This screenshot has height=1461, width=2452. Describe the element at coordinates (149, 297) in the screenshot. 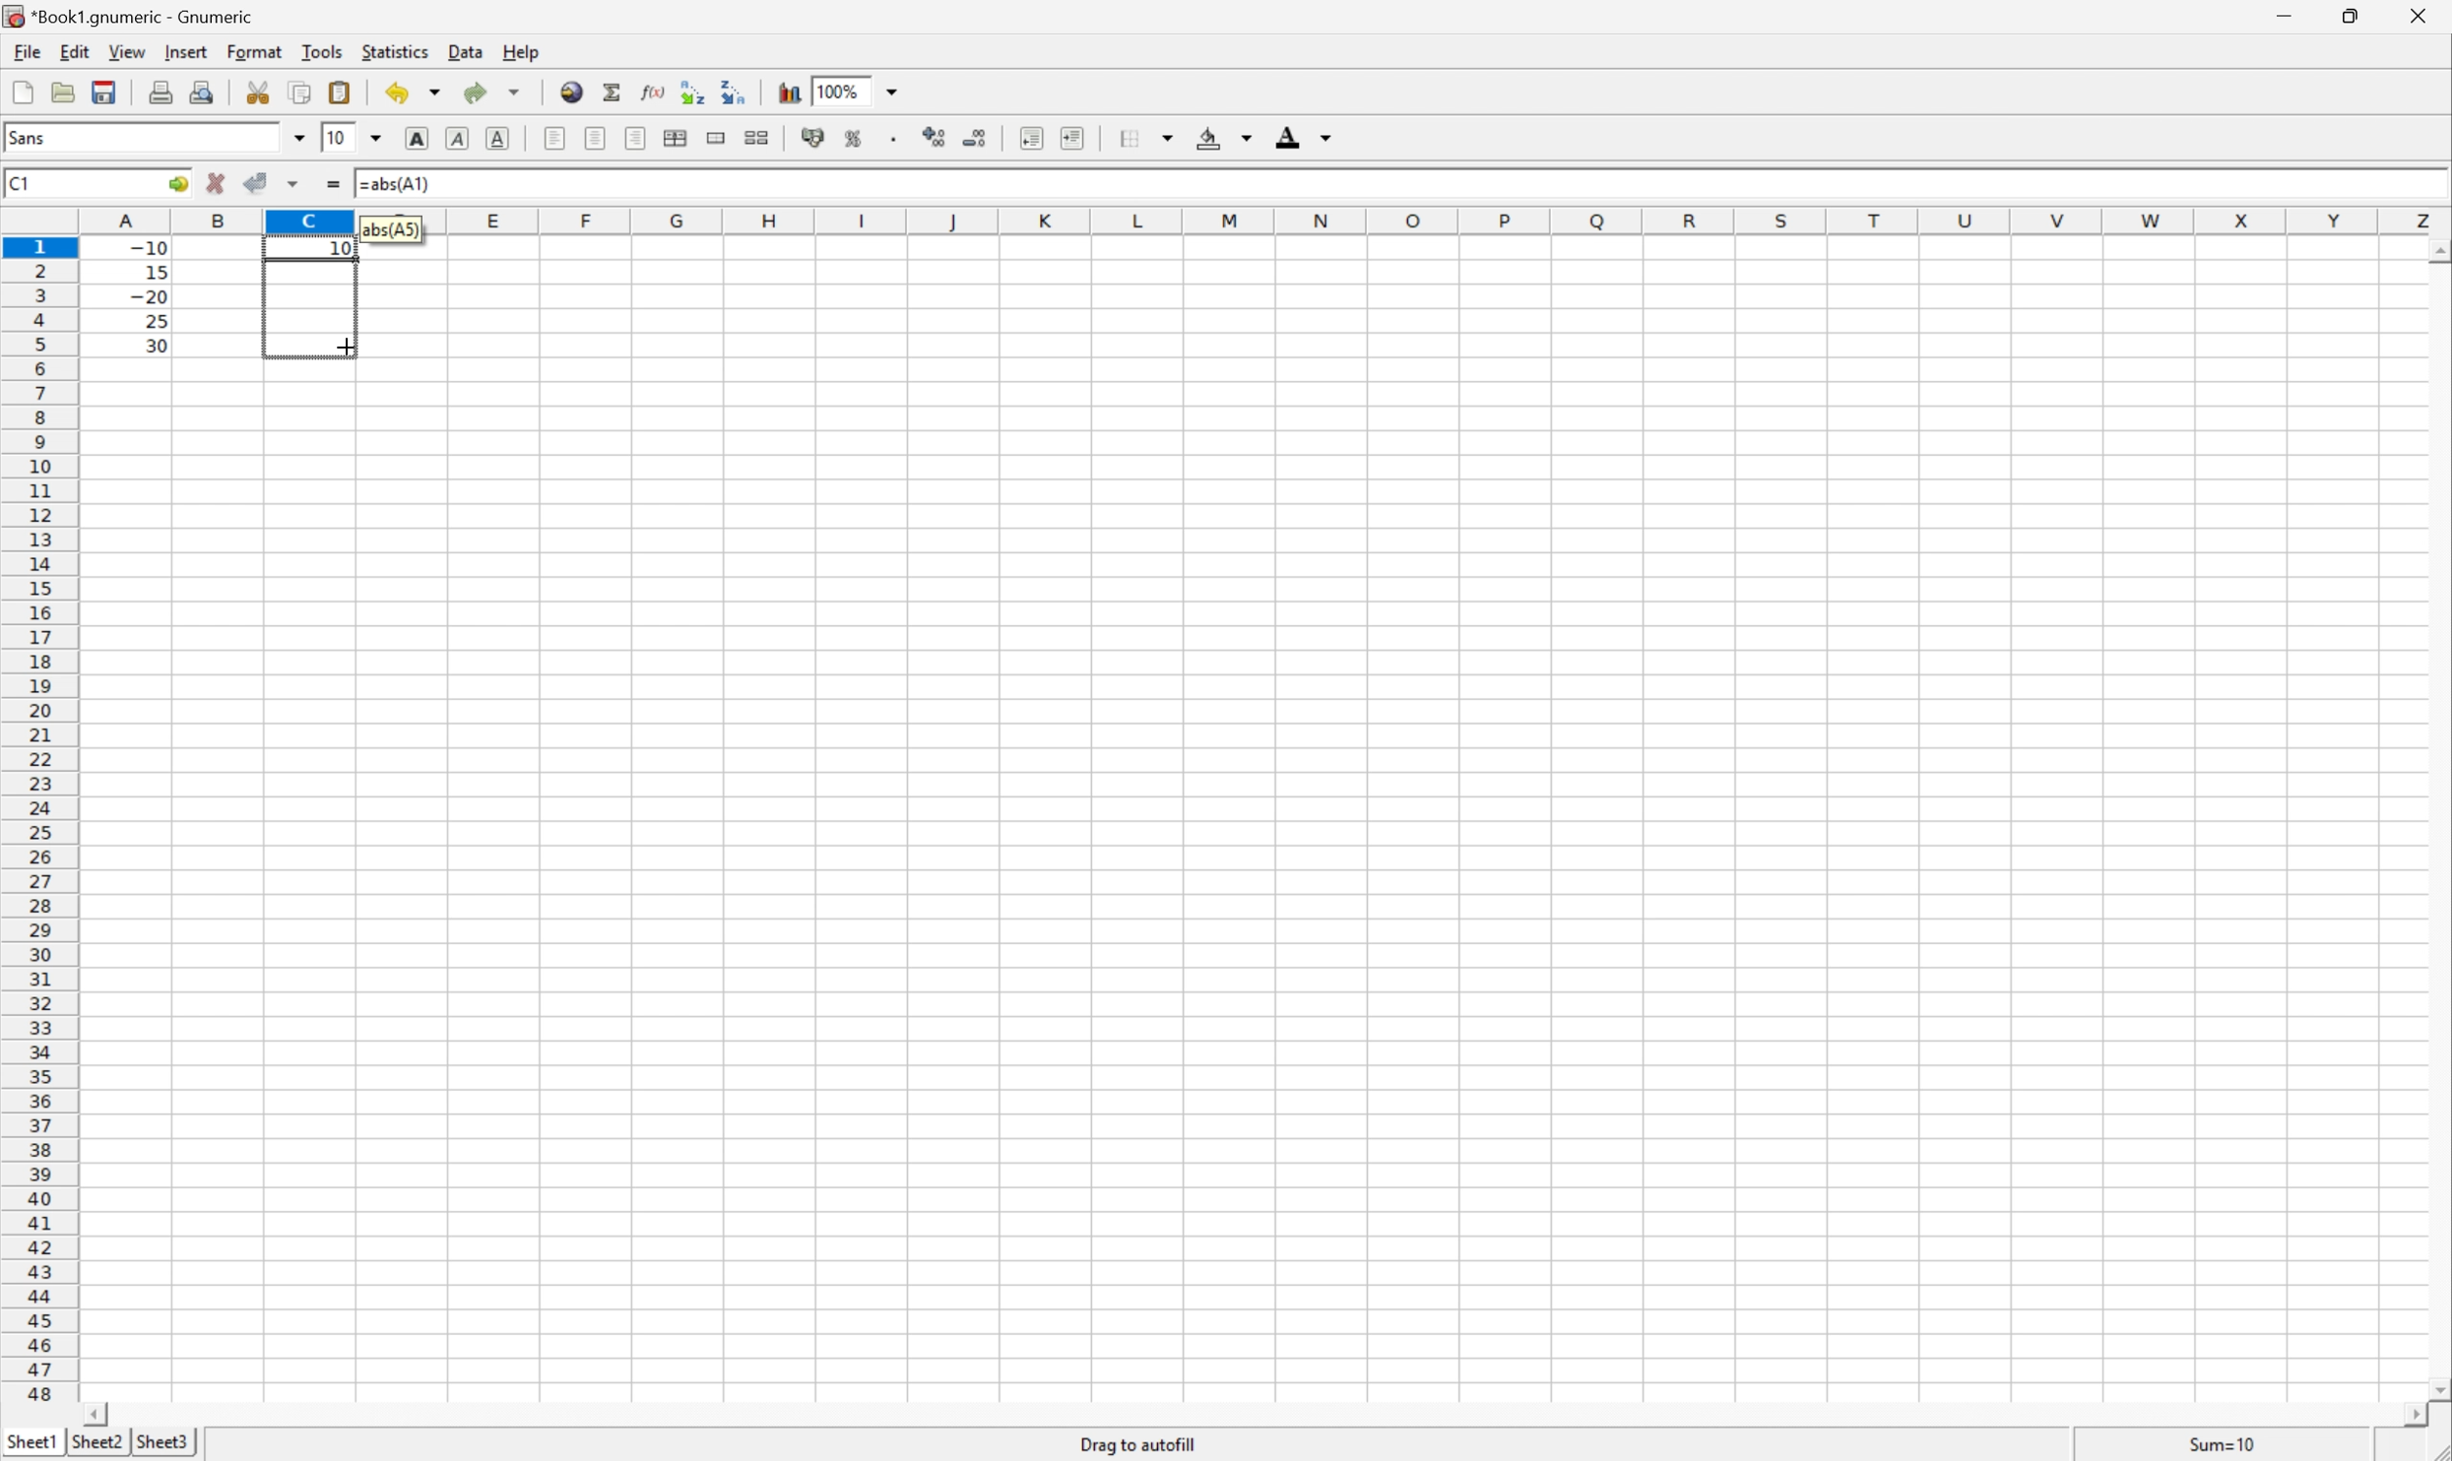

I see `-20` at that location.